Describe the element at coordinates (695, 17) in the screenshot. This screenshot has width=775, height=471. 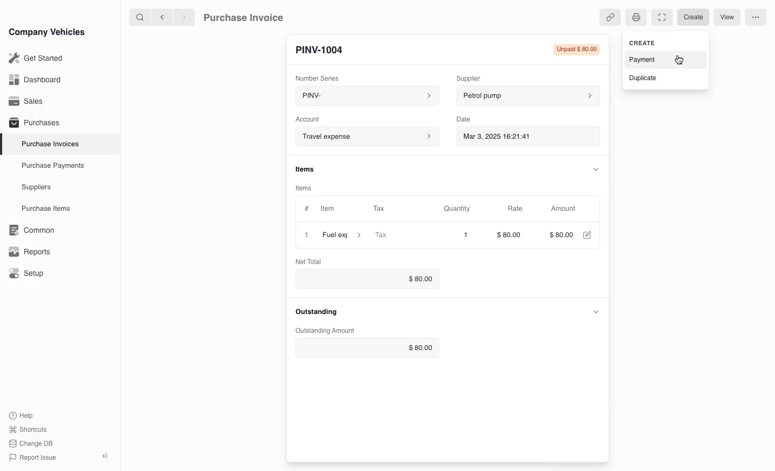
I see `create` at that location.